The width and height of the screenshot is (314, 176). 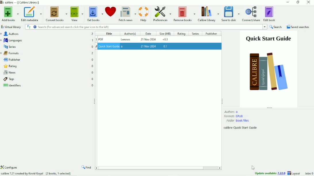 What do you see at coordinates (181, 34) in the screenshot?
I see `Rating` at bounding box center [181, 34].